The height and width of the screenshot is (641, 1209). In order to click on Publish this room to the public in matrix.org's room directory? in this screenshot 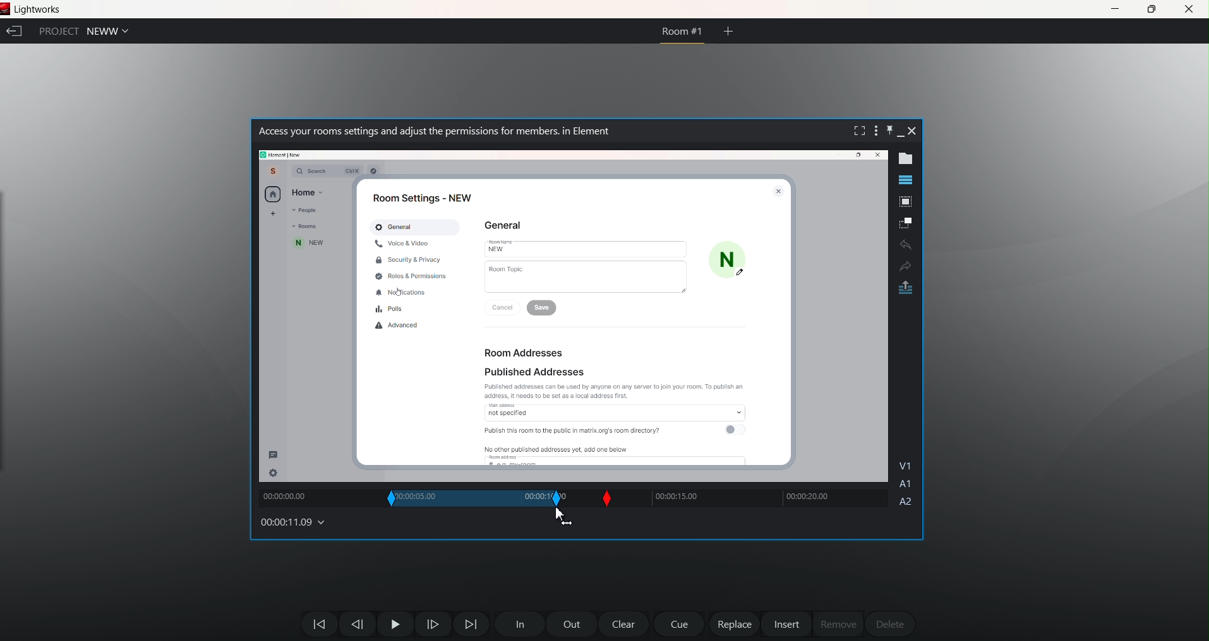, I will do `click(572, 430)`.